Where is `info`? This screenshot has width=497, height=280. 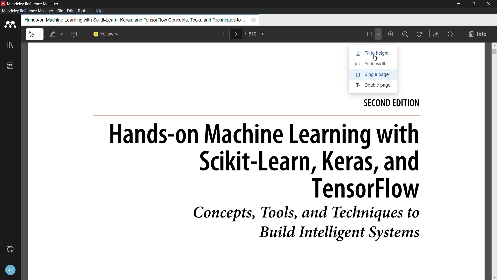
info is located at coordinates (478, 34).